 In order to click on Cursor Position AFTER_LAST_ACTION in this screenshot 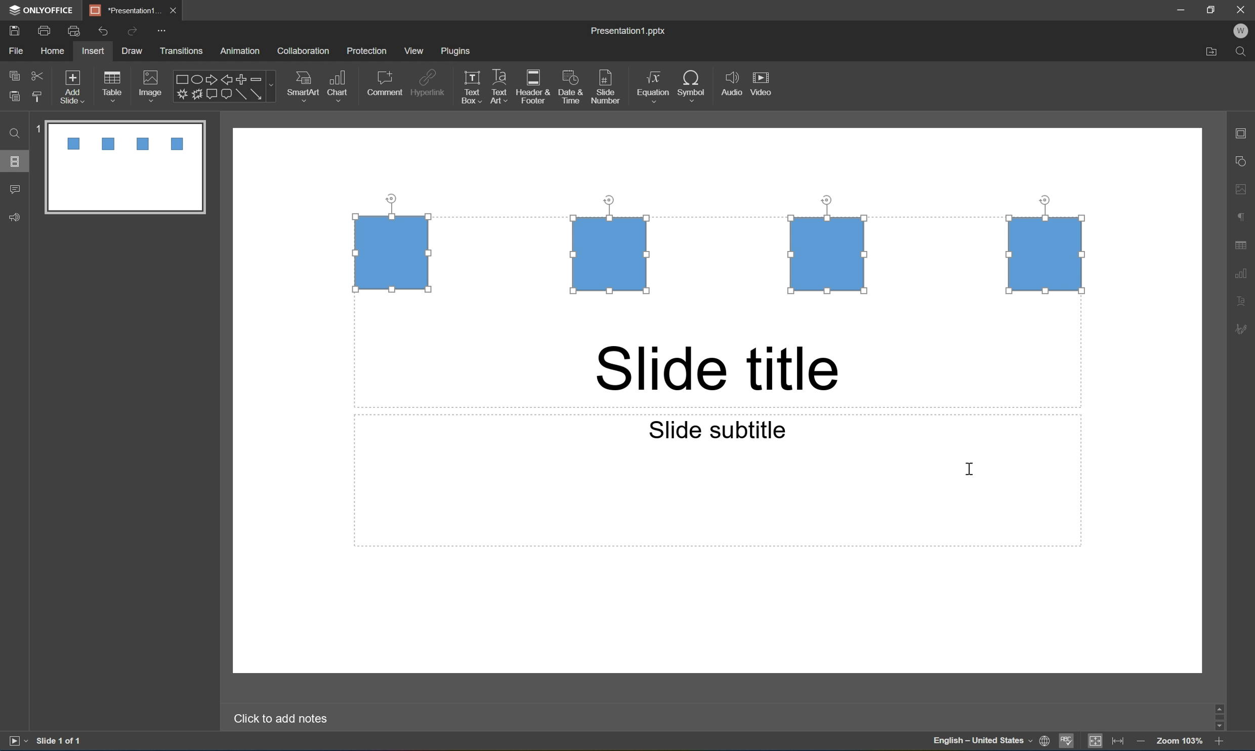, I will do `click(969, 469)`.